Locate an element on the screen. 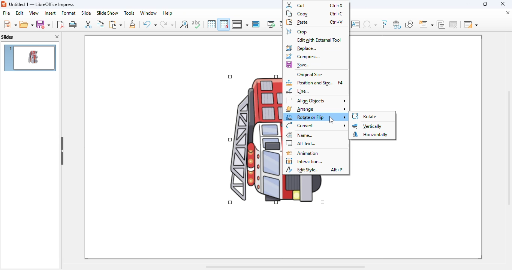 The height and width of the screenshot is (270, 512). horizontal scroll bar is located at coordinates (286, 267).